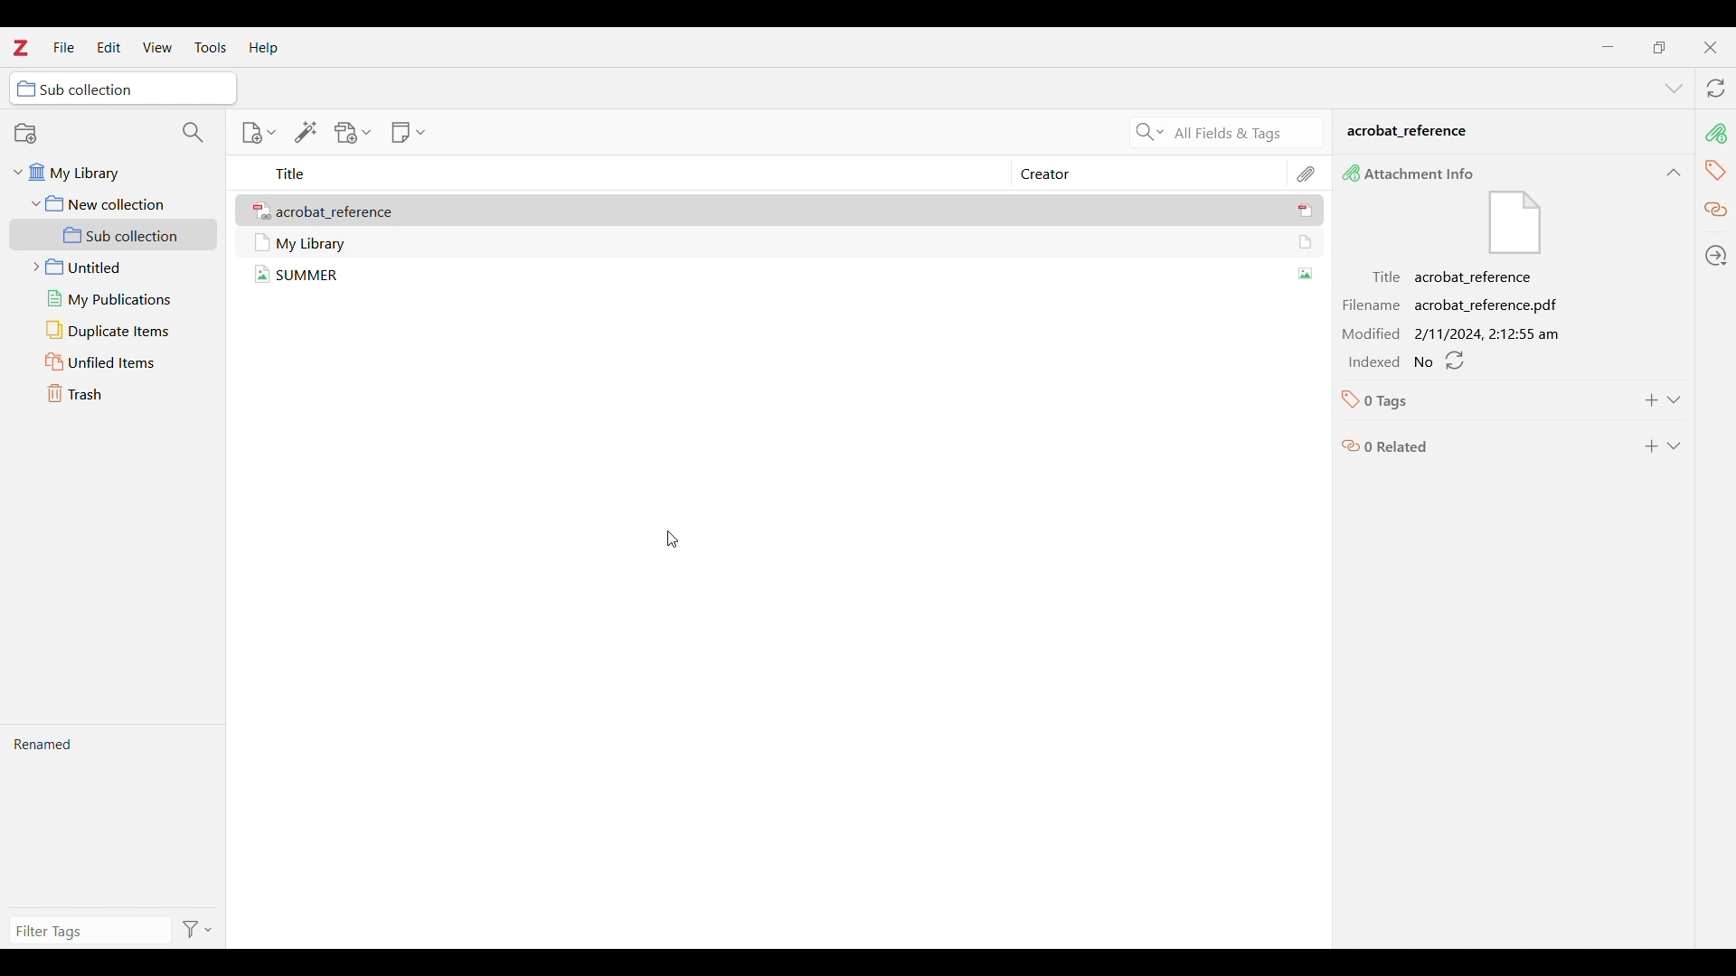  What do you see at coordinates (109, 47) in the screenshot?
I see `Edit menu` at bounding box center [109, 47].